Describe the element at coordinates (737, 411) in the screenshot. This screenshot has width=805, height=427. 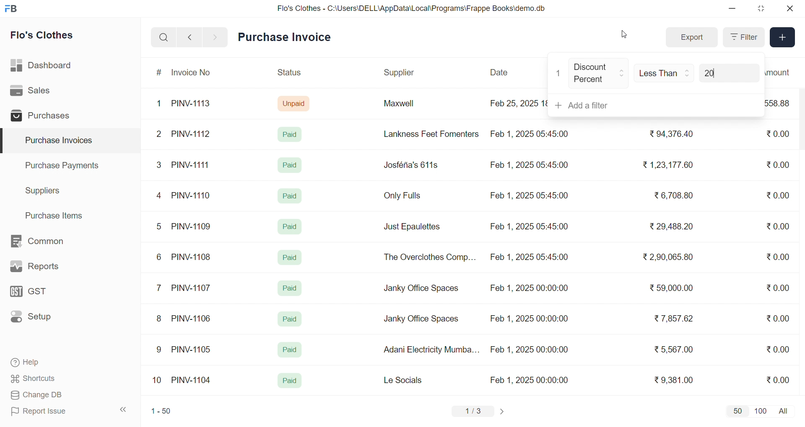
I see `50` at that location.